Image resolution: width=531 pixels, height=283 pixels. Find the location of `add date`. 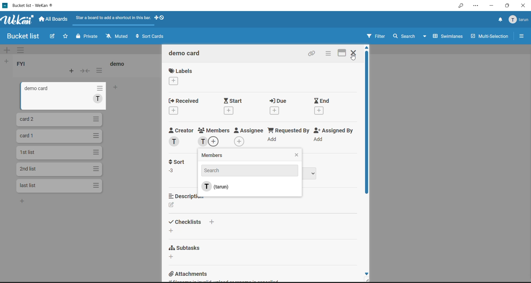

add date is located at coordinates (319, 110).